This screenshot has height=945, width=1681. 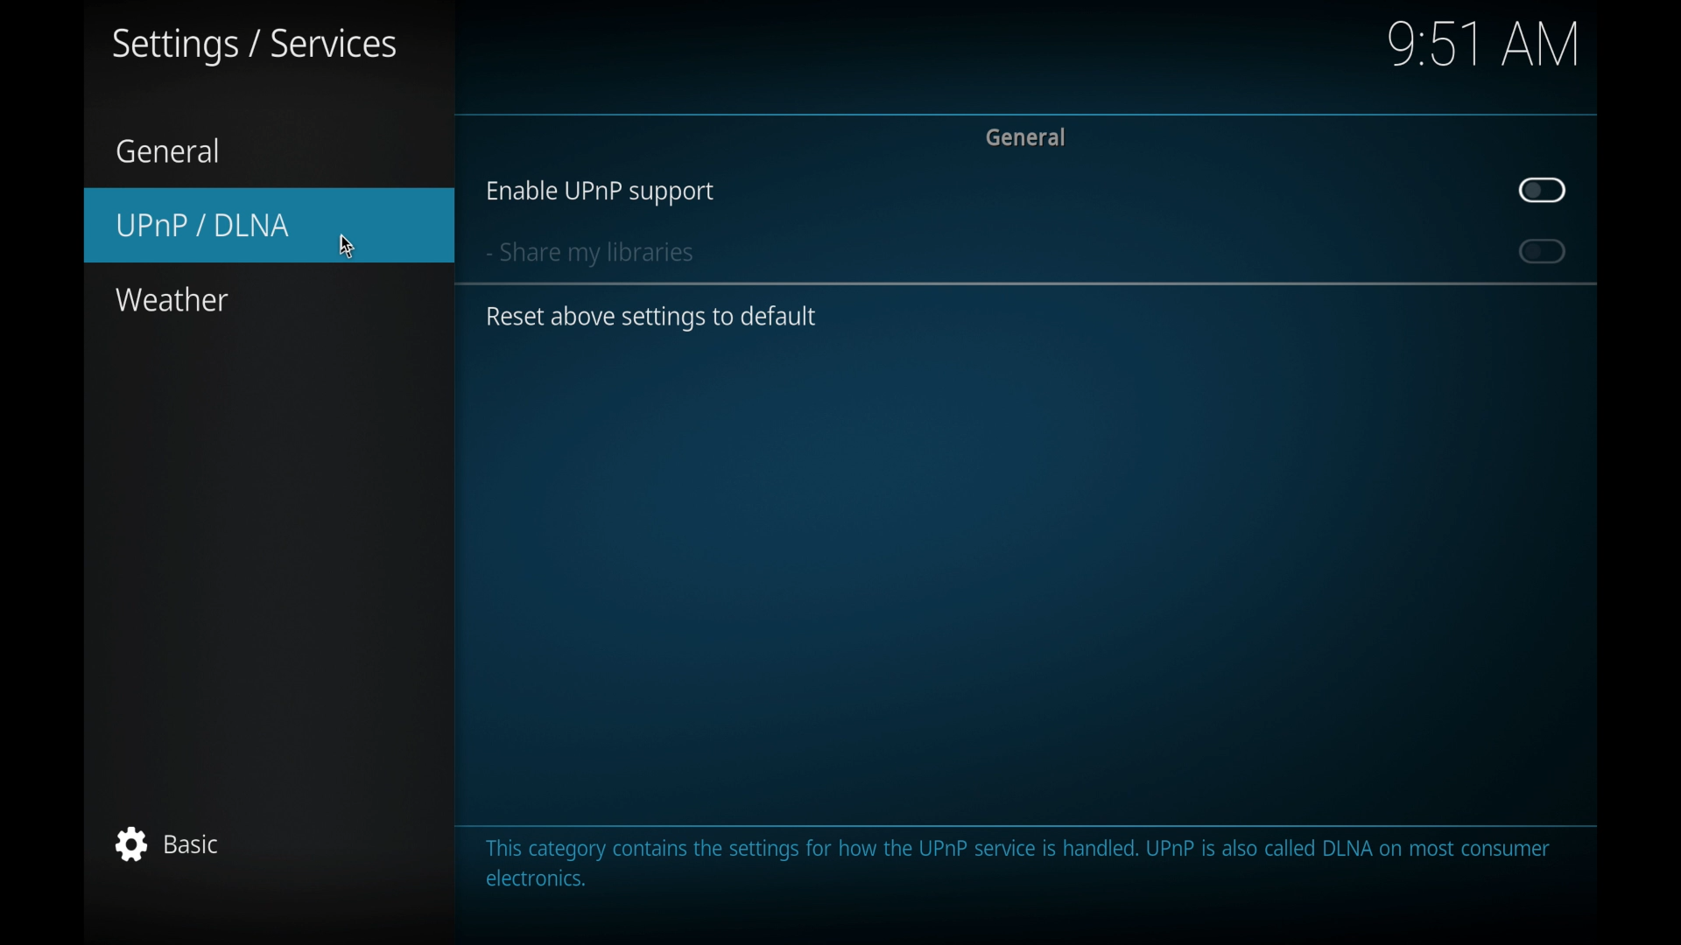 I want to click on UPnP/DLNA, so click(x=271, y=225).